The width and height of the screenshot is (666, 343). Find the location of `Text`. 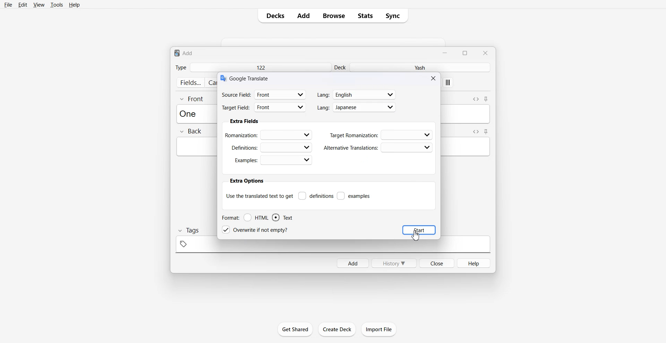

Text is located at coordinates (184, 53).